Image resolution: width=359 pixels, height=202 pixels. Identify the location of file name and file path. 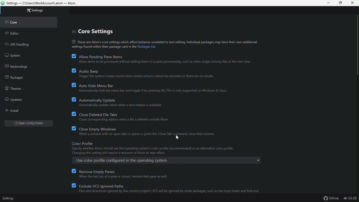
(41, 3).